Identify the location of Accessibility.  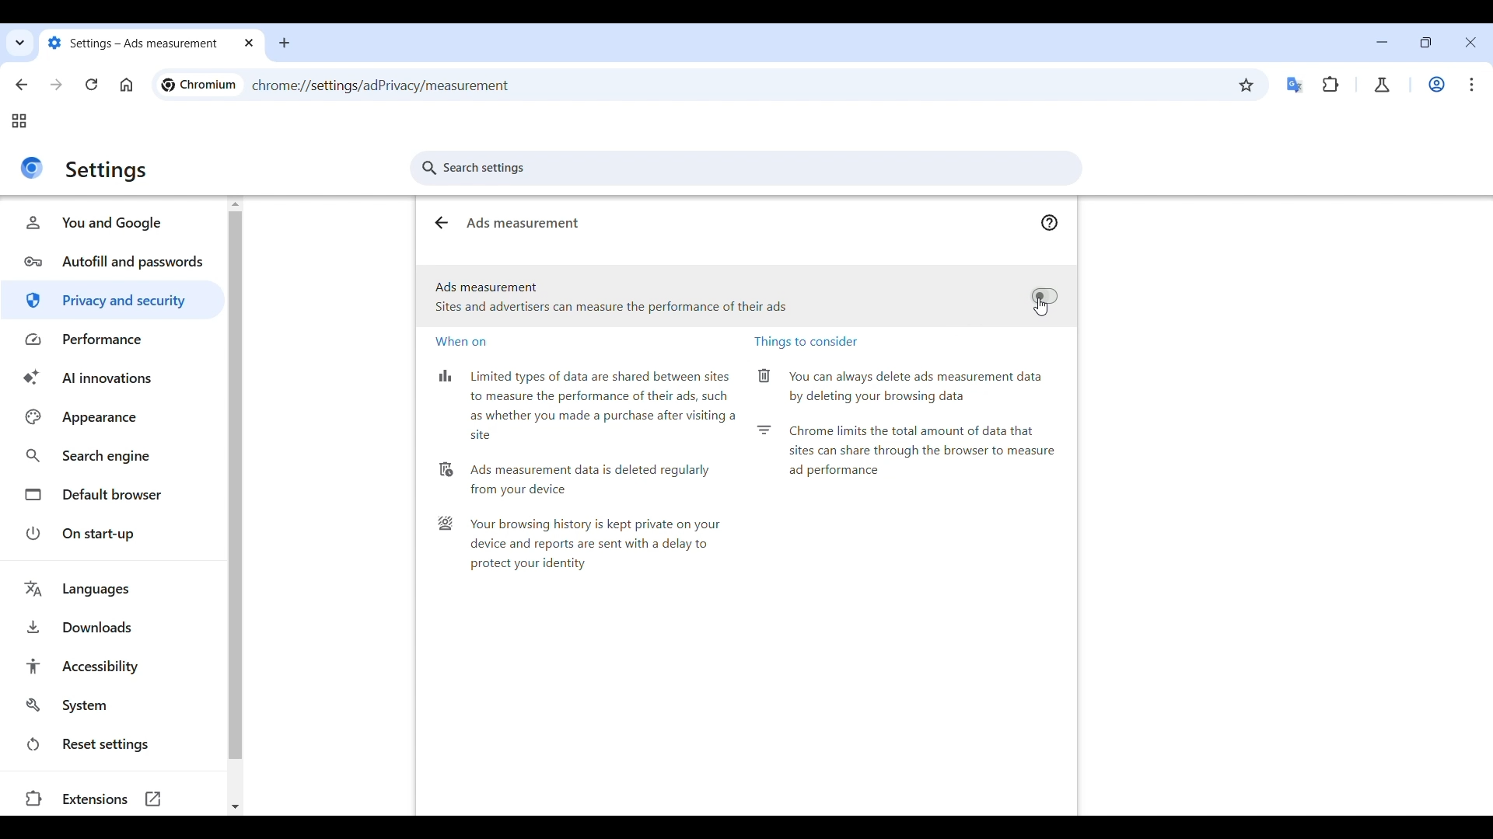
(114, 666).